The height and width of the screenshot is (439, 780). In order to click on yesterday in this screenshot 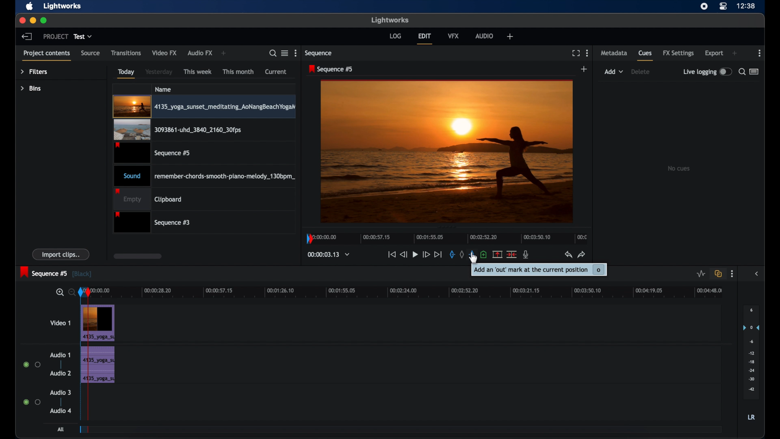, I will do `click(159, 72)`.